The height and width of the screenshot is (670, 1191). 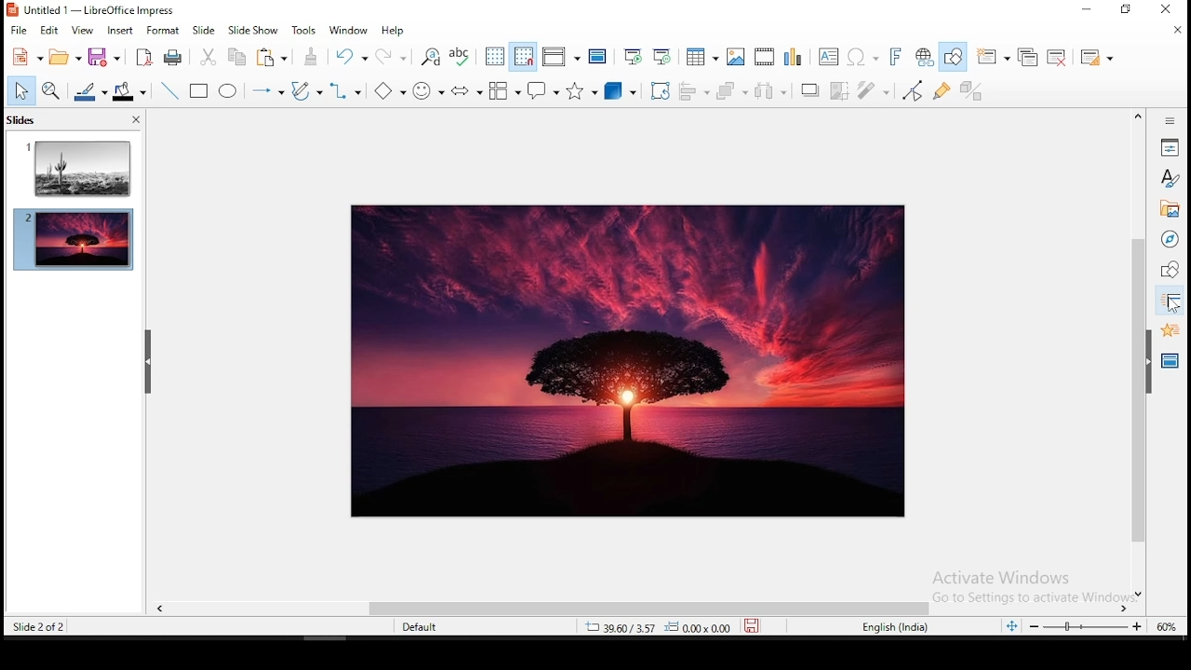 I want to click on minimize, so click(x=1089, y=10).